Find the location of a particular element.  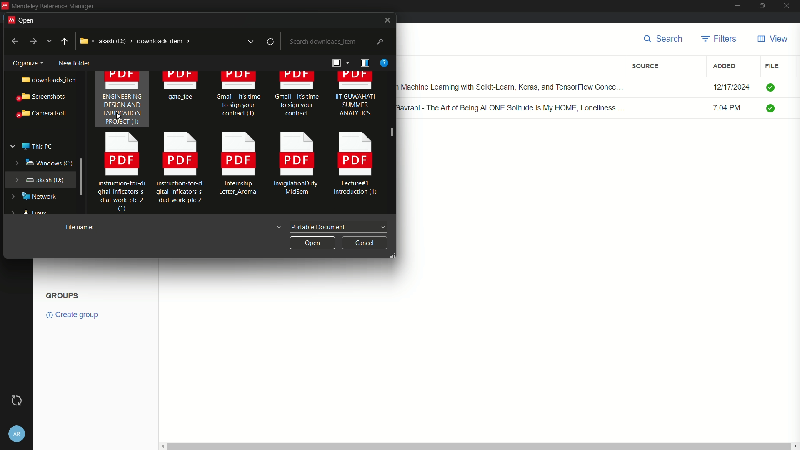

file name:  is located at coordinates (78, 227).